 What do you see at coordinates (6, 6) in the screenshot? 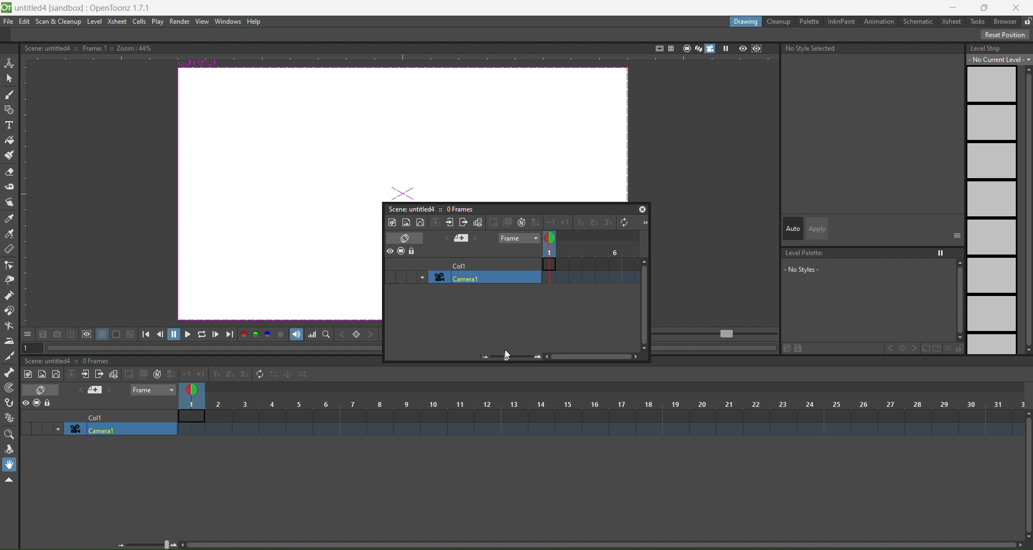
I see `logo` at bounding box center [6, 6].